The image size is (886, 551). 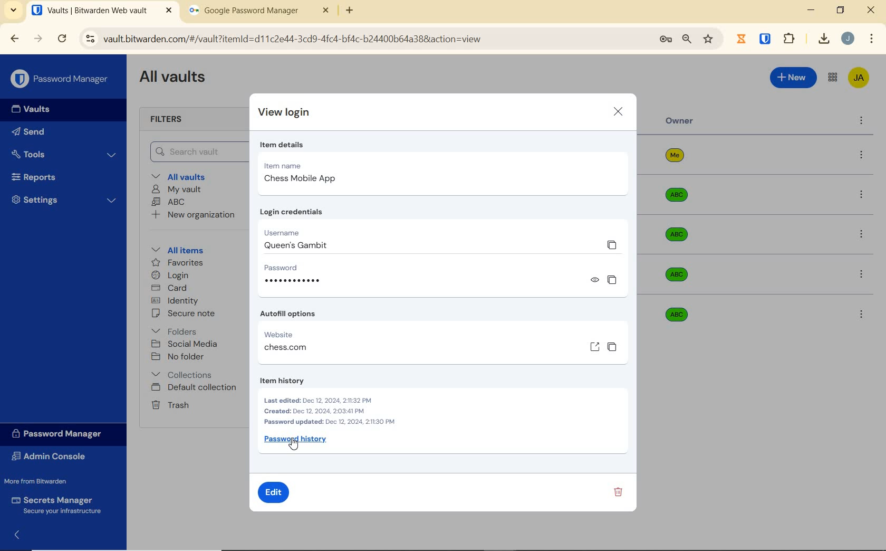 What do you see at coordinates (872, 39) in the screenshot?
I see `customize Google chrome` at bounding box center [872, 39].